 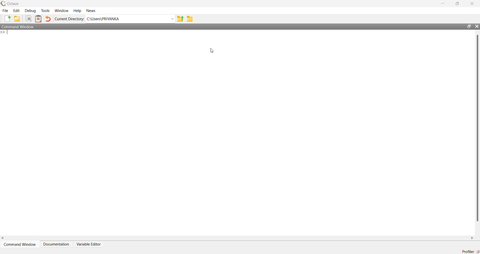 What do you see at coordinates (16, 11) in the screenshot?
I see `Edit` at bounding box center [16, 11].